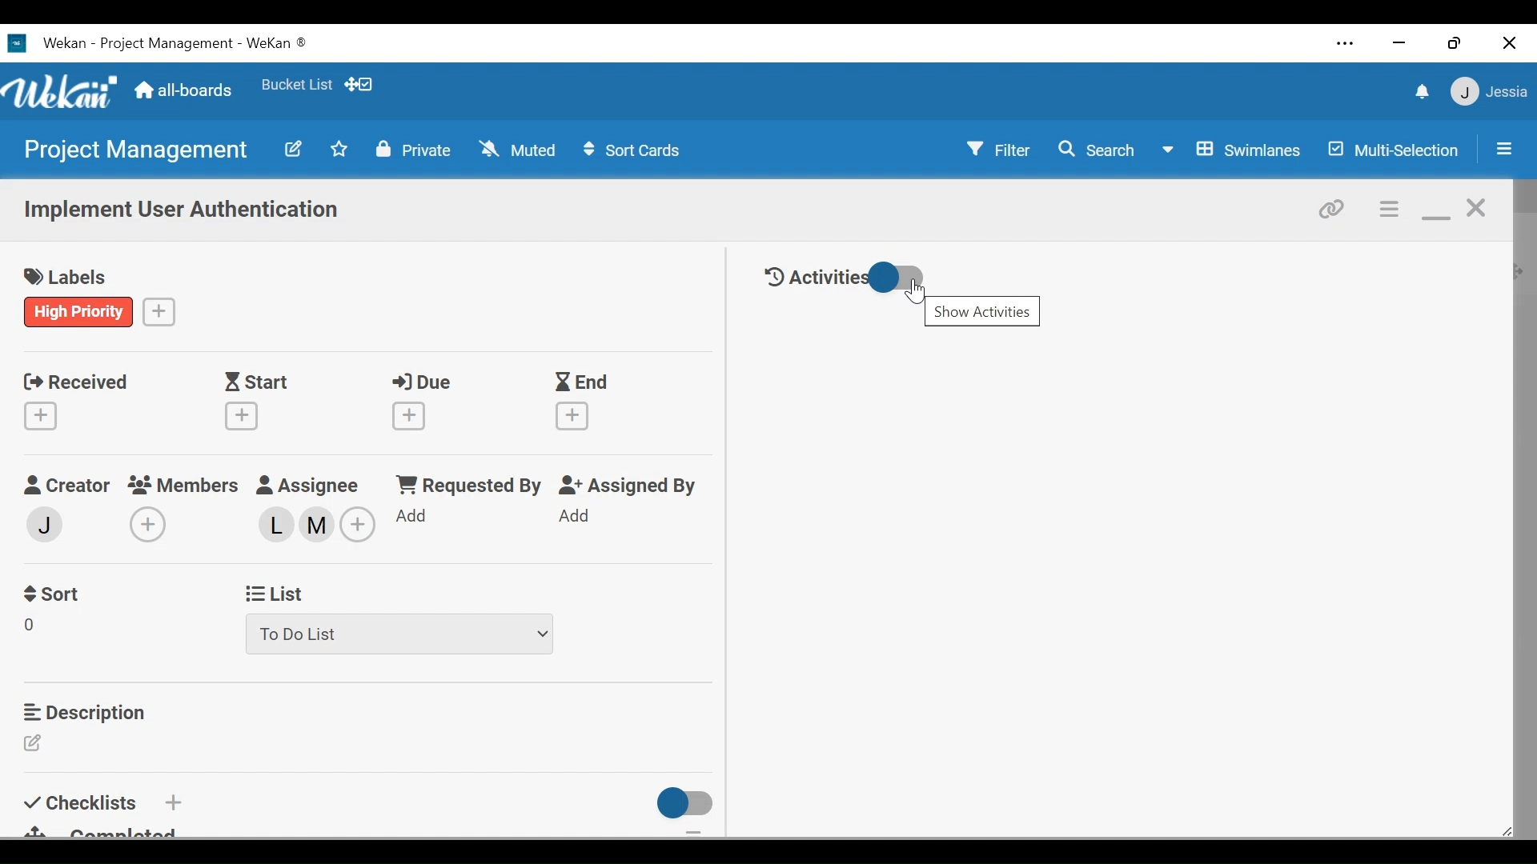  What do you see at coordinates (1236, 150) in the screenshot?
I see `Board View` at bounding box center [1236, 150].